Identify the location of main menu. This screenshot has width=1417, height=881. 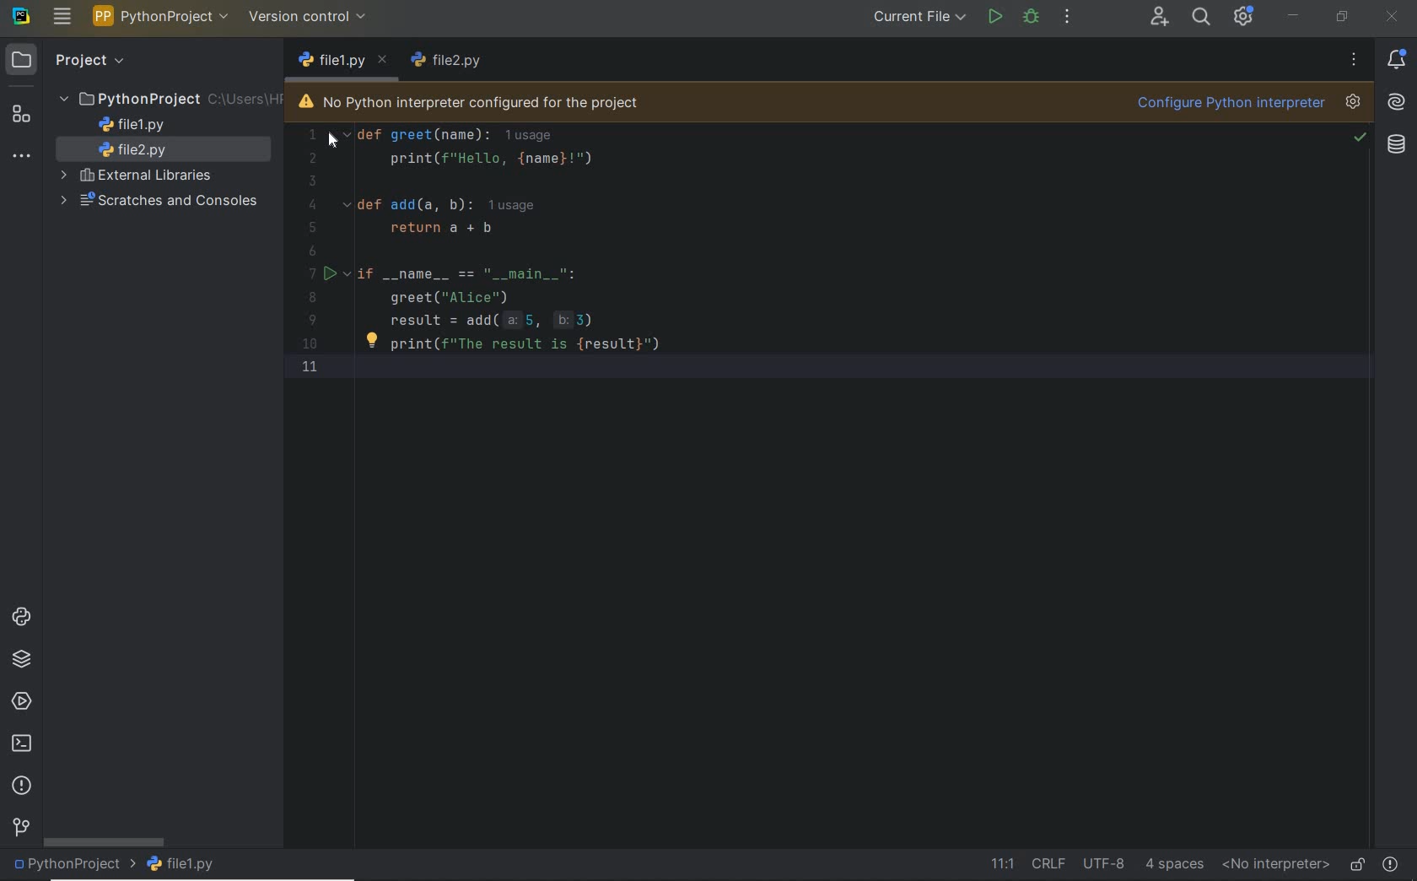
(62, 19).